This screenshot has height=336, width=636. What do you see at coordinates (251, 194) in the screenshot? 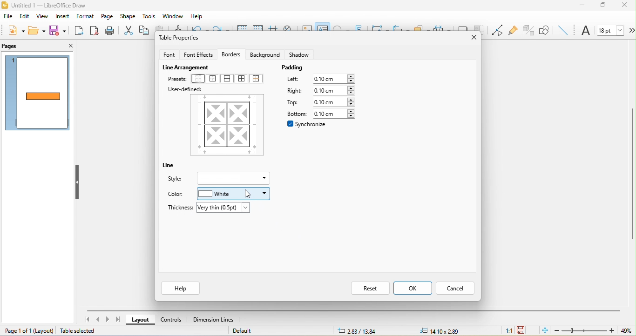
I see `cursor movement` at bounding box center [251, 194].